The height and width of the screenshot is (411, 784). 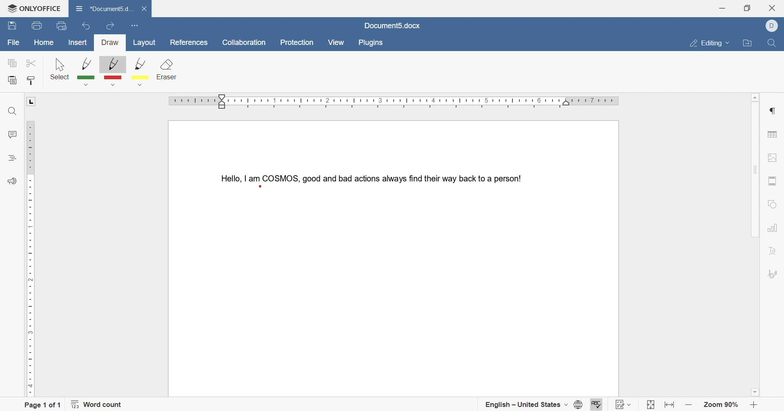 I want to click on customize quick access toolbar, so click(x=134, y=25).